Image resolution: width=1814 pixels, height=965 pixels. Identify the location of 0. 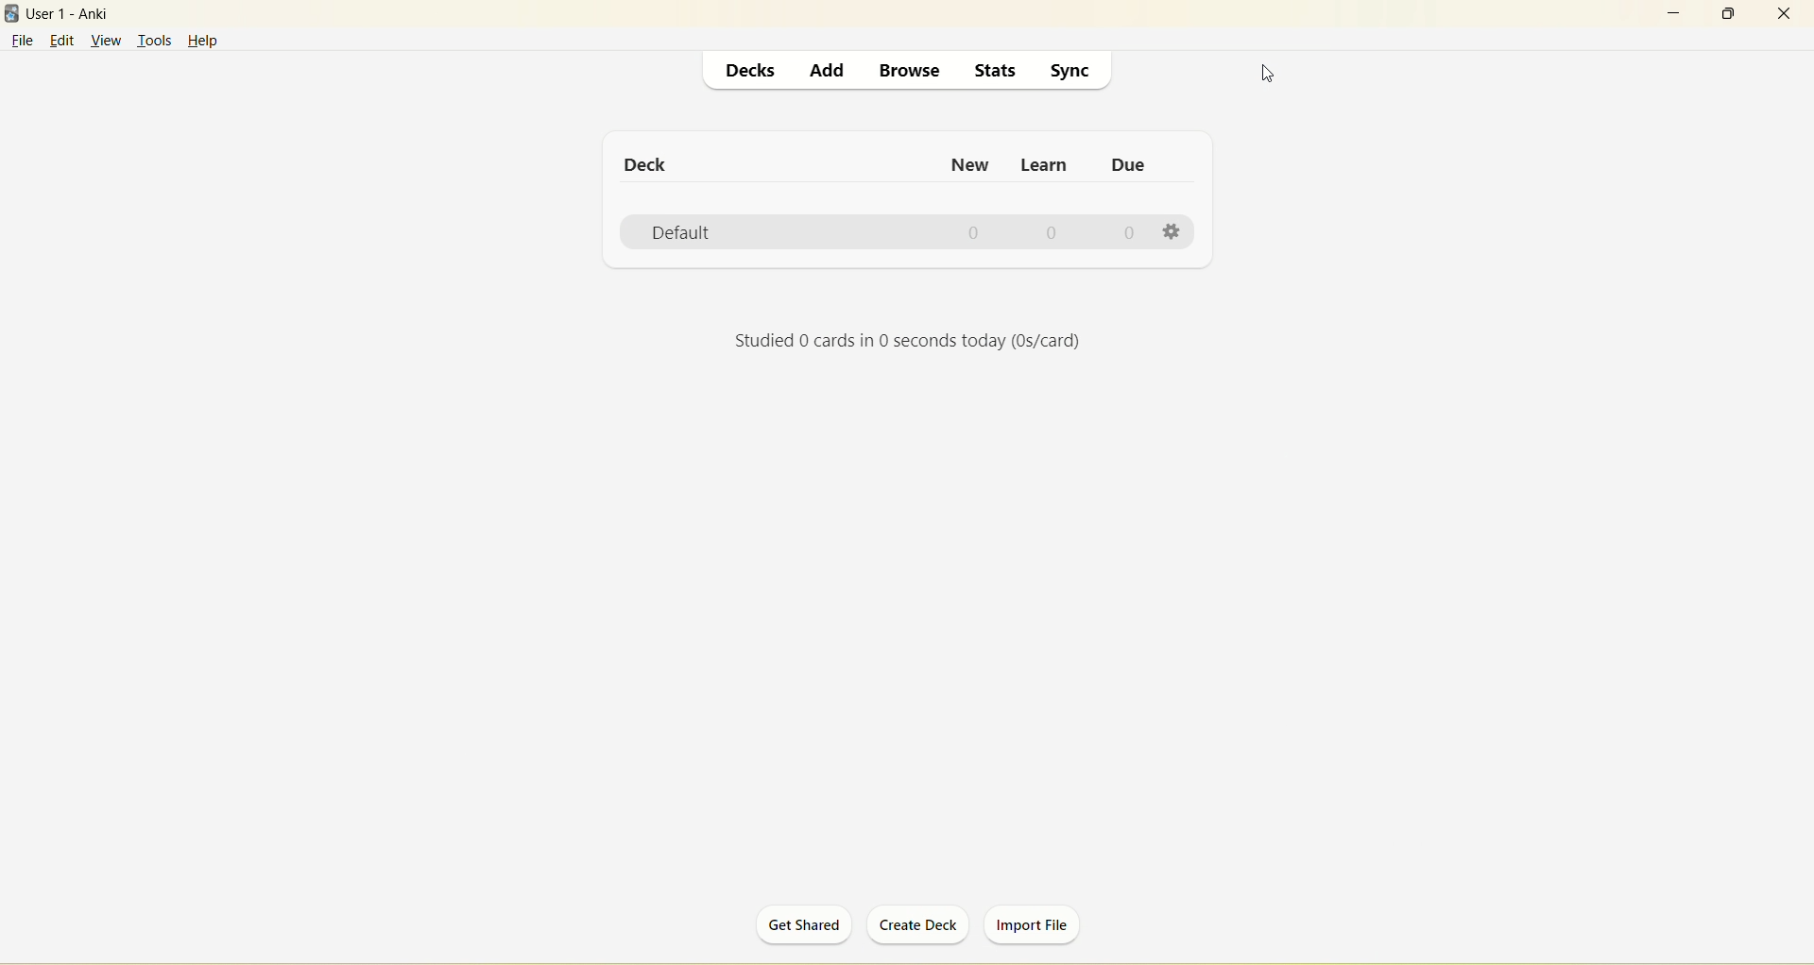
(1132, 231).